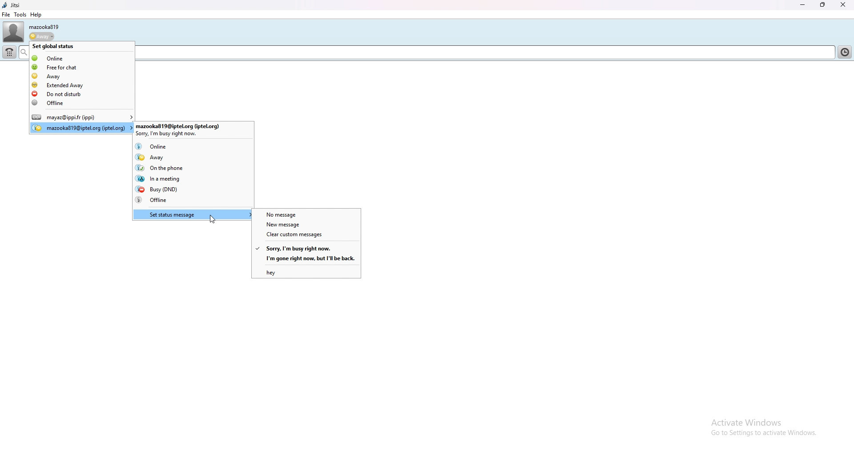 Image resolution: width=854 pixels, height=459 pixels. I want to click on away, so click(196, 156).